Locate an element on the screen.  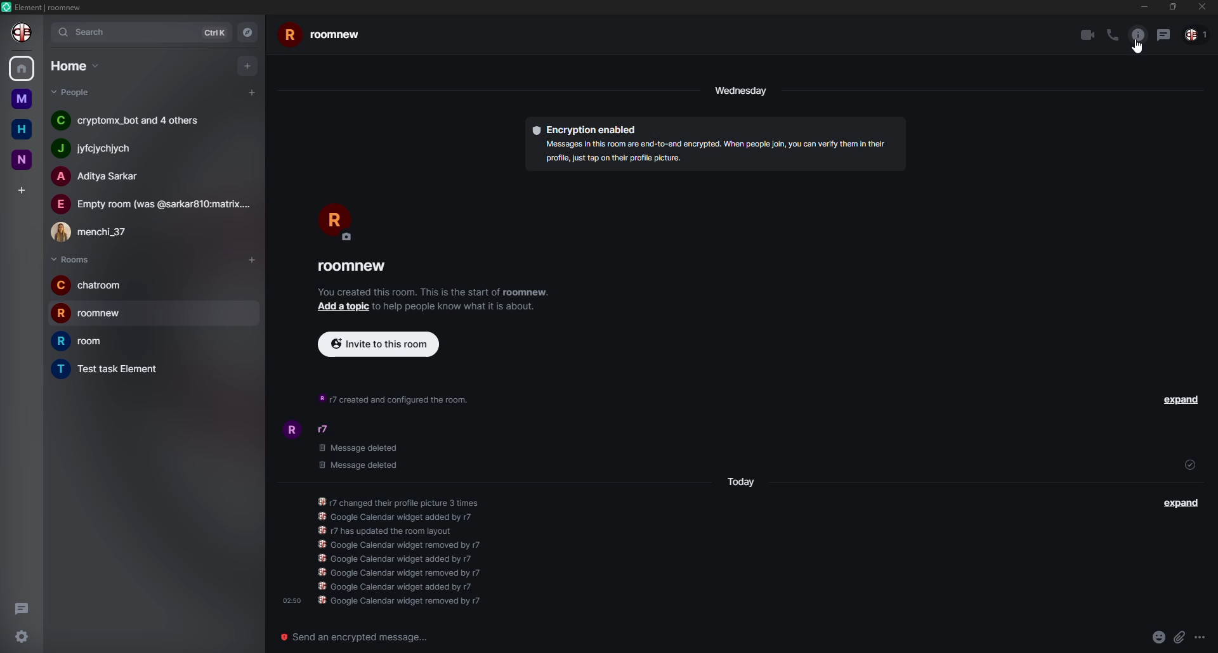
people is located at coordinates (152, 204).